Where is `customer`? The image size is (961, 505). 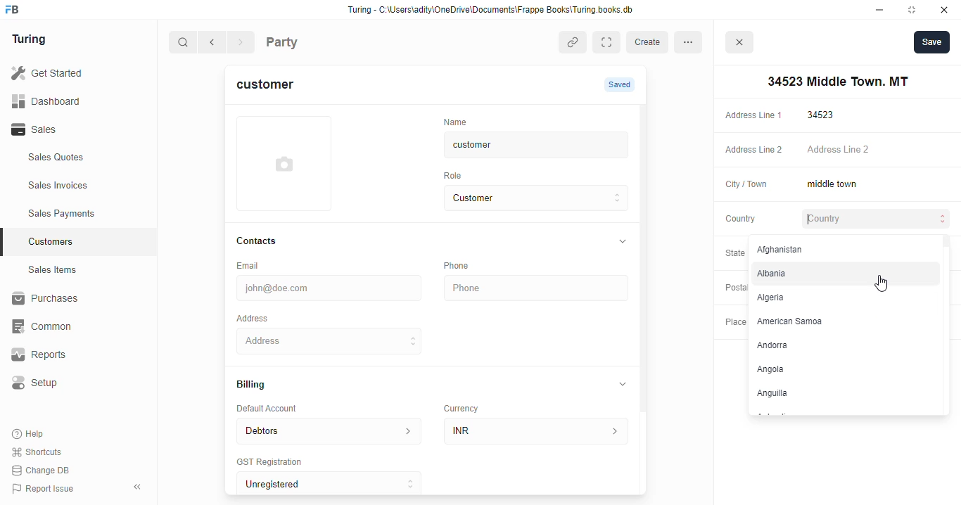
customer is located at coordinates (525, 145).